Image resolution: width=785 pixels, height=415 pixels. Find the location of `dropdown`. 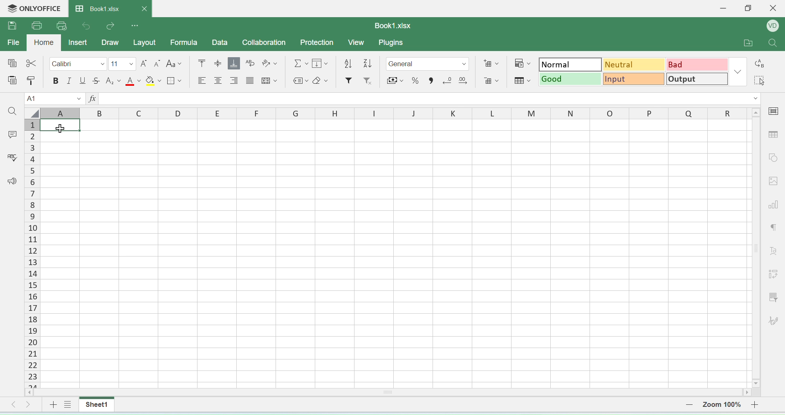

dropdown is located at coordinates (739, 72).